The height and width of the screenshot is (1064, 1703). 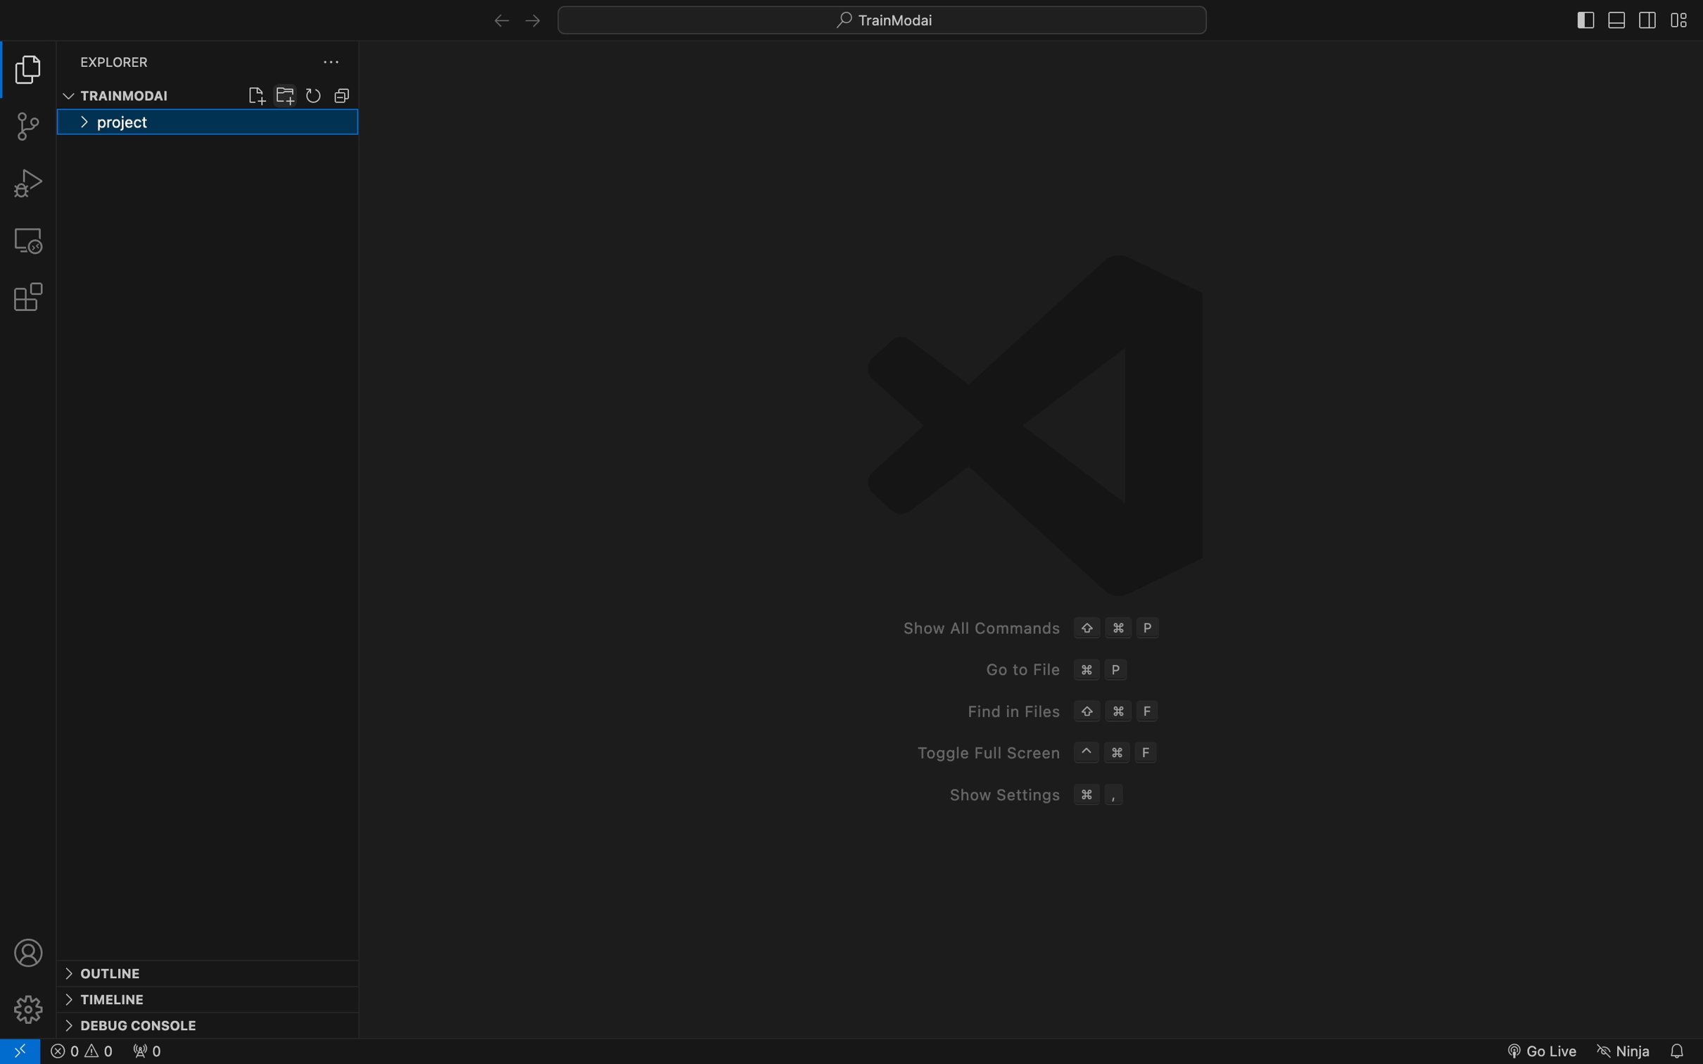 What do you see at coordinates (1539, 1049) in the screenshot?
I see `Go live extension` at bounding box center [1539, 1049].